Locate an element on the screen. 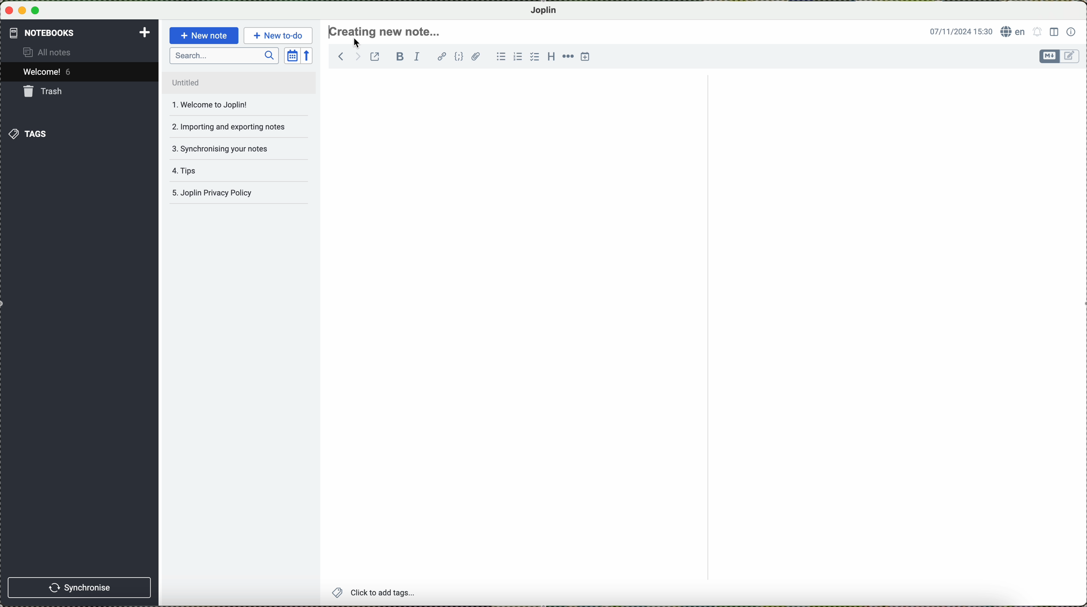  synchronising your notes is located at coordinates (227, 148).